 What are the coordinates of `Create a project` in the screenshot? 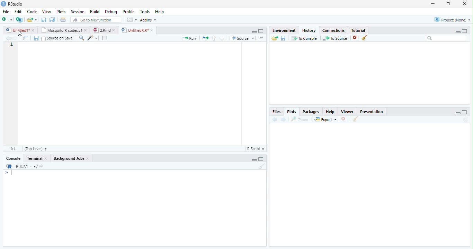 It's located at (19, 20).